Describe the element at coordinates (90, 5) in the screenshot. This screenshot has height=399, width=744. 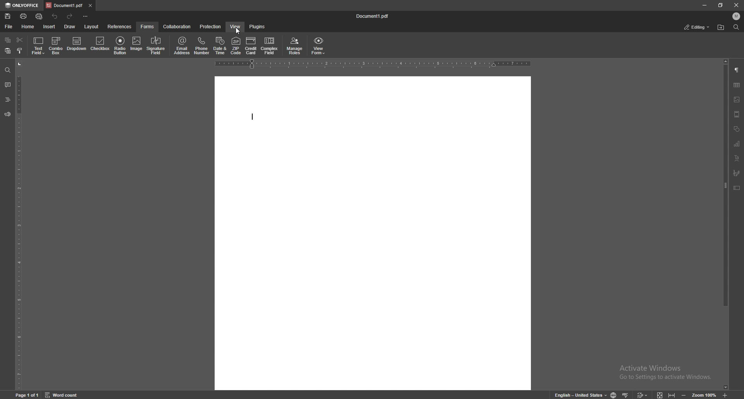
I see `close tab` at that location.